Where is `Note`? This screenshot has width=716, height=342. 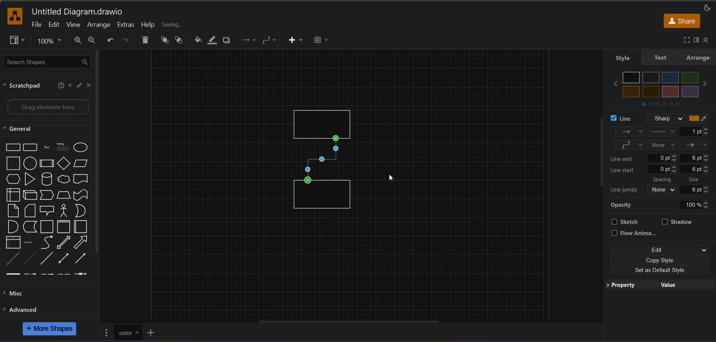 Note is located at coordinates (31, 210).